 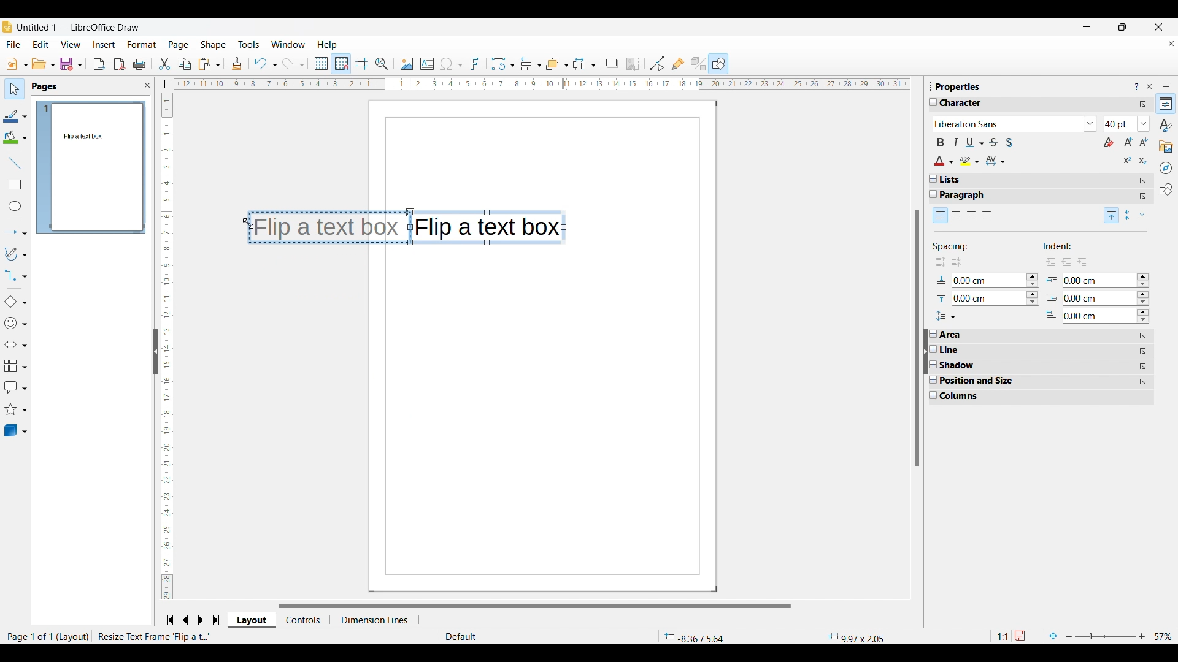 I want to click on Set line spacing options, so click(x=945, y=316).